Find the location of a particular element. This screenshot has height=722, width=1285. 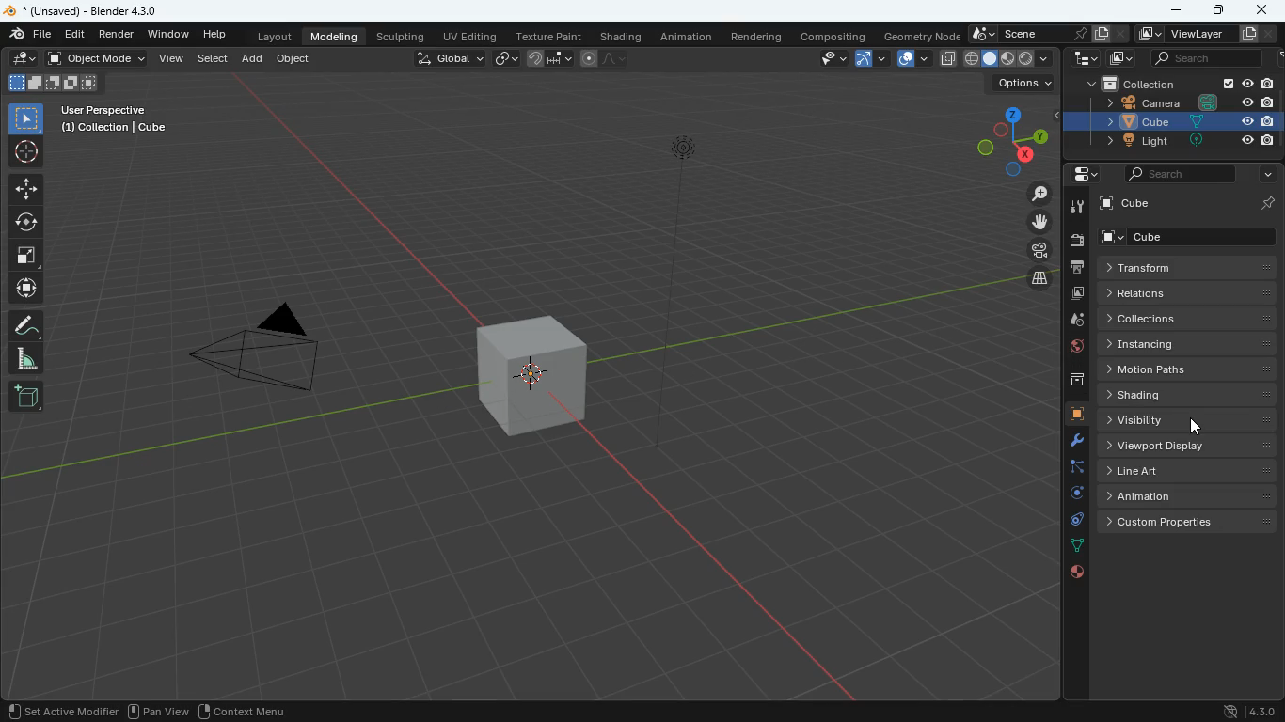

move is located at coordinates (24, 288).